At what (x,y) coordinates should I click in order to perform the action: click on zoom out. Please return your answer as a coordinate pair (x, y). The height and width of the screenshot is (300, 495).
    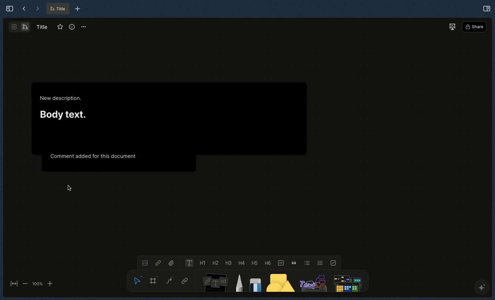
    Looking at the image, I should click on (25, 283).